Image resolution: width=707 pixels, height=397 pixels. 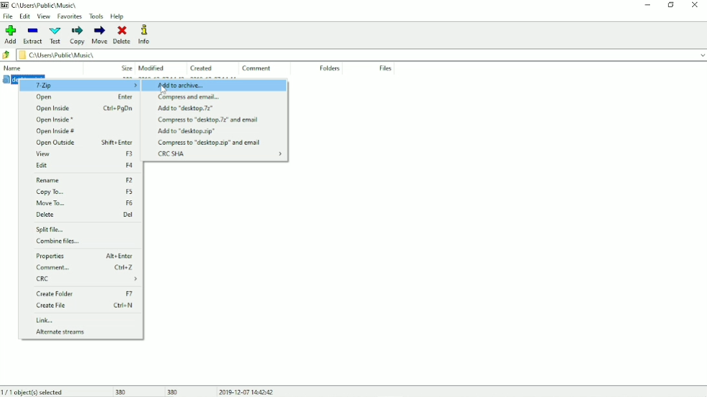 What do you see at coordinates (188, 108) in the screenshot?
I see `Add to "desktop.7z"` at bounding box center [188, 108].